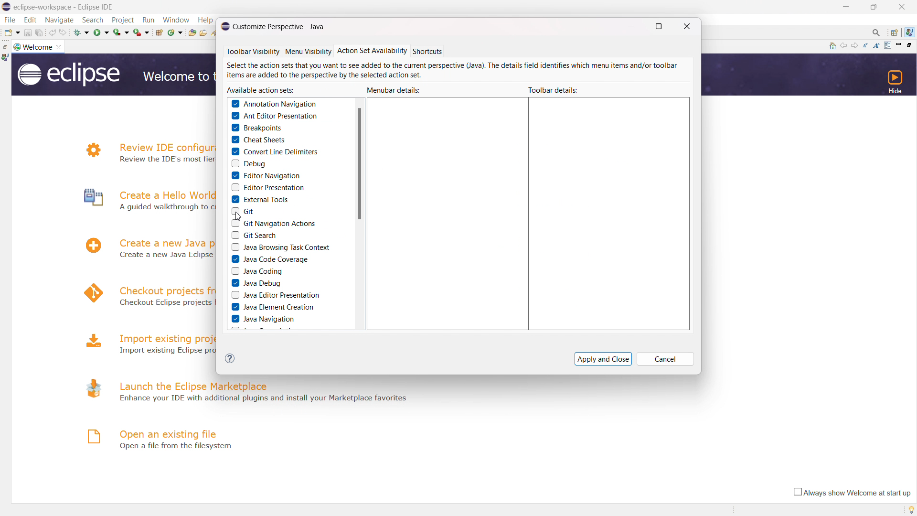  I want to click on java coding, so click(256, 271).